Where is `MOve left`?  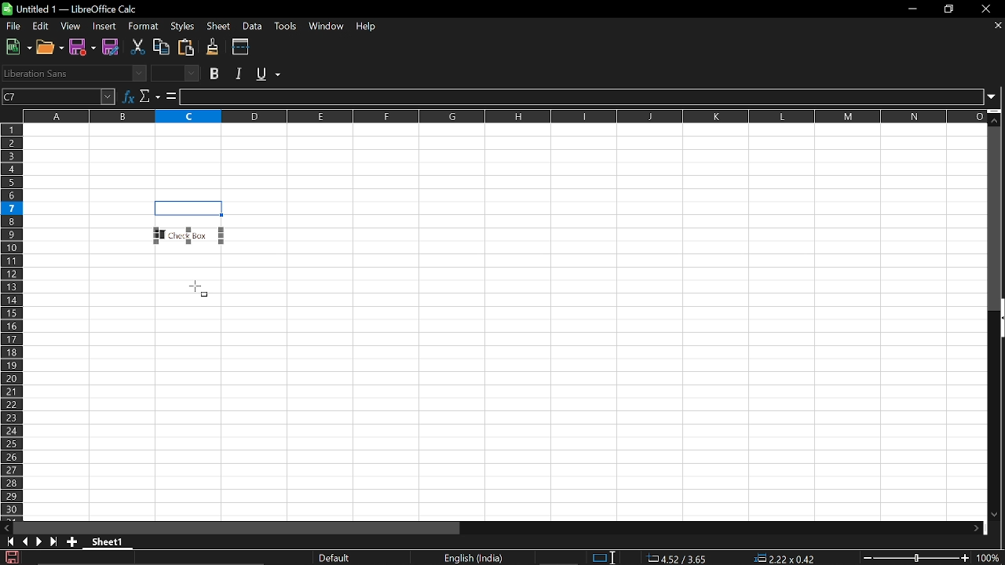
MOve left is located at coordinates (6, 528).